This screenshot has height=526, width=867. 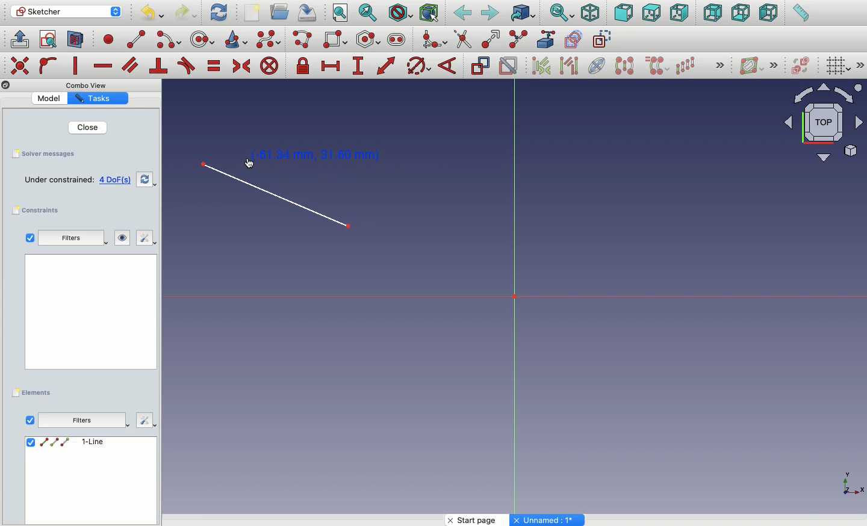 What do you see at coordinates (49, 99) in the screenshot?
I see `Value` at bounding box center [49, 99].